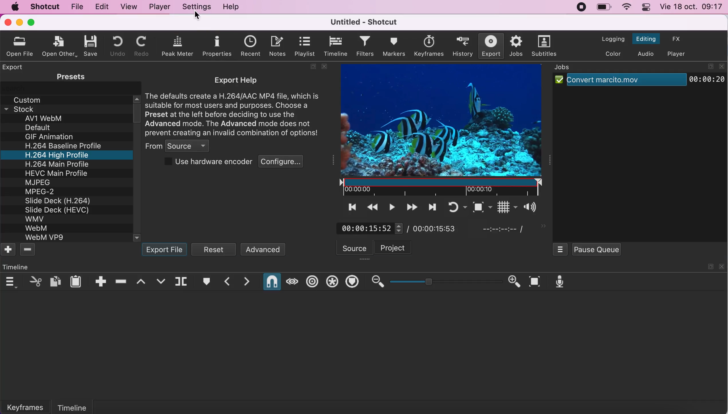 The image size is (728, 414). Describe the element at coordinates (60, 209) in the screenshot. I see `Slide Deck (HEVC)` at that location.